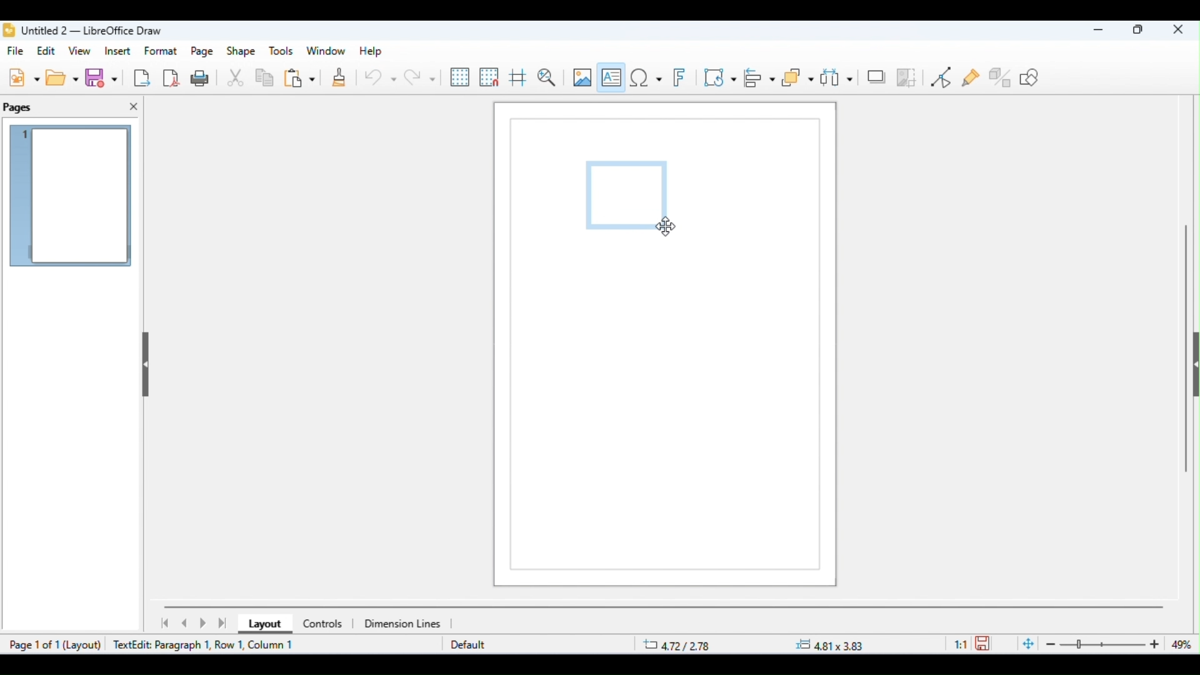 The width and height of the screenshot is (1200, 675). Describe the element at coordinates (337, 79) in the screenshot. I see `clone` at that location.